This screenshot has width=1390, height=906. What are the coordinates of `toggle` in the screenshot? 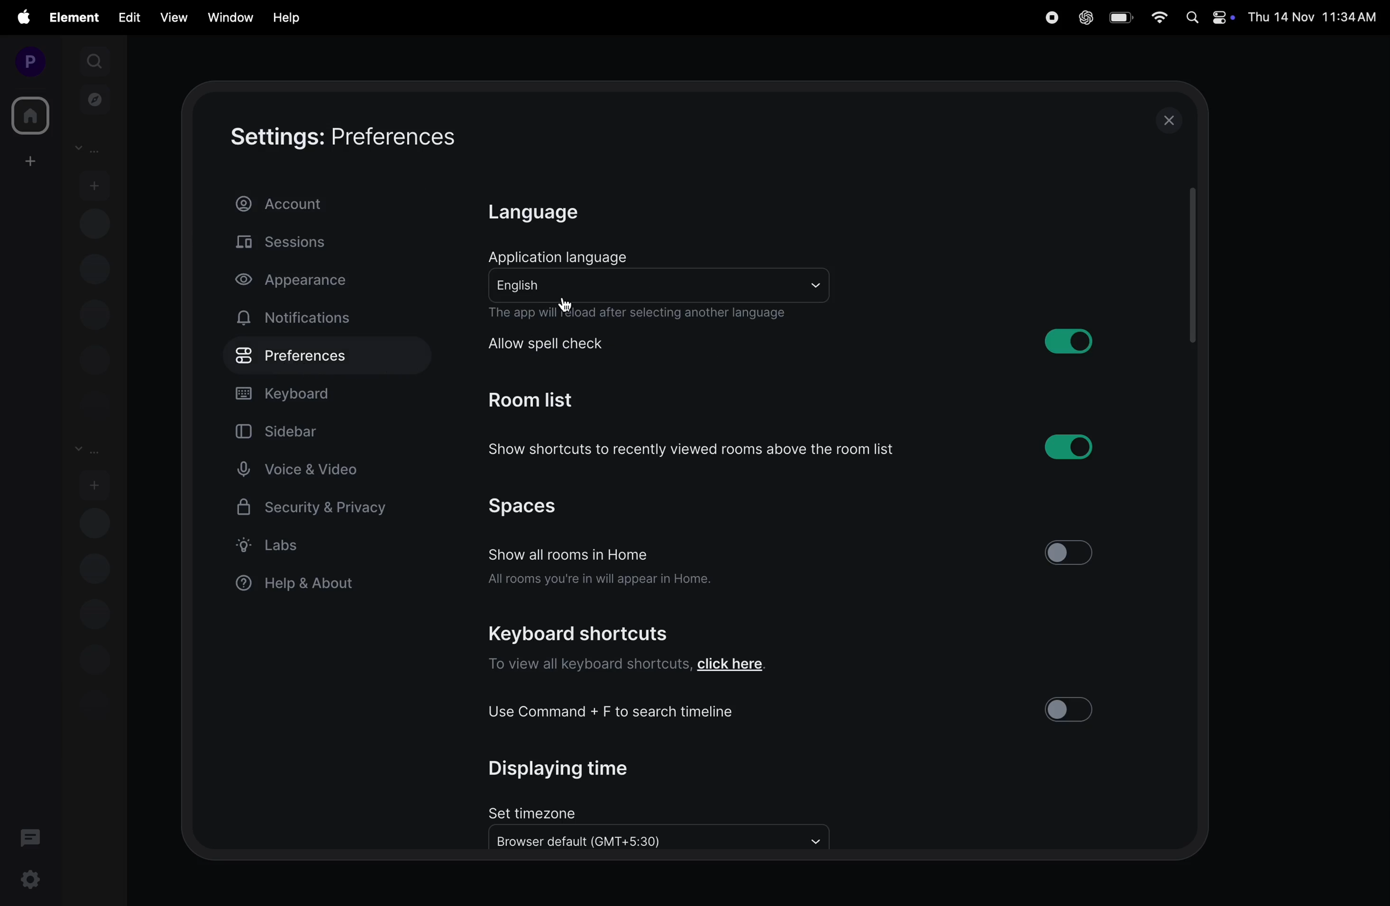 It's located at (1069, 447).